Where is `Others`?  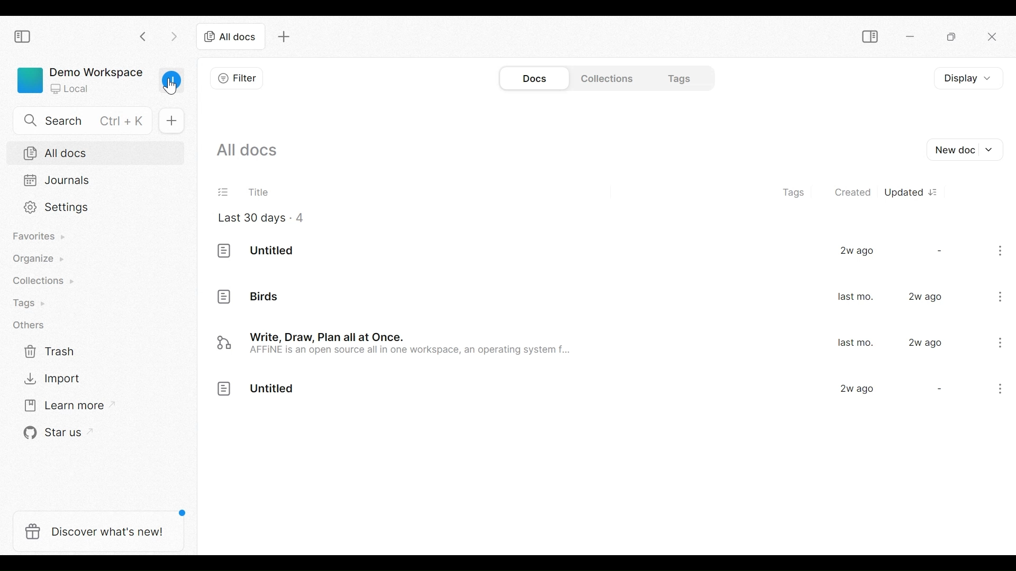 Others is located at coordinates (29, 326).